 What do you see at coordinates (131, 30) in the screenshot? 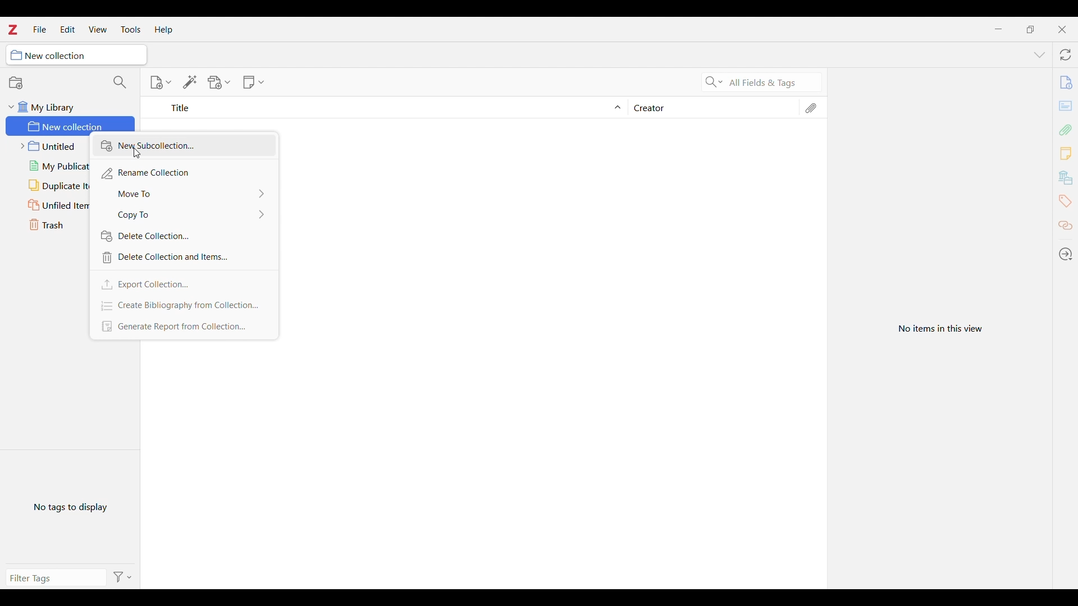
I see `Tools menu` at bounding box center [131, 30].